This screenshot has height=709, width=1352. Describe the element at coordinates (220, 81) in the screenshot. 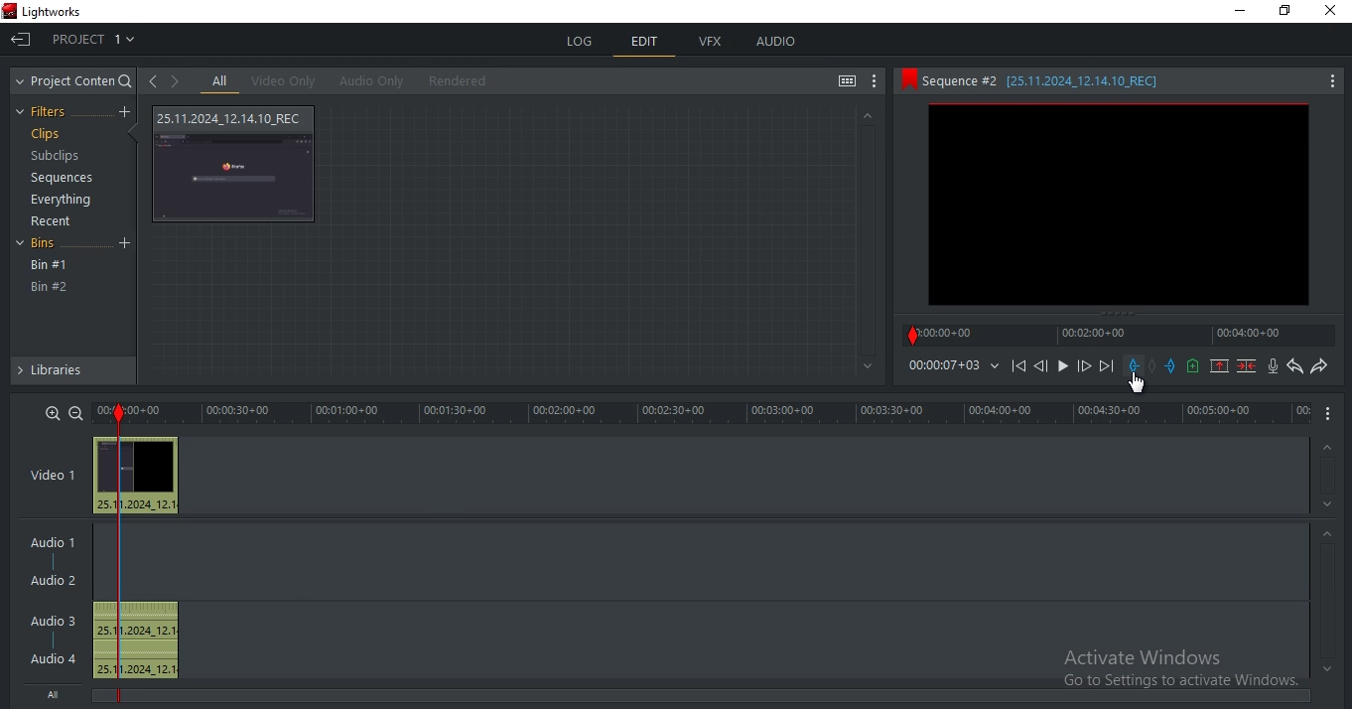

I see `all` at that location.